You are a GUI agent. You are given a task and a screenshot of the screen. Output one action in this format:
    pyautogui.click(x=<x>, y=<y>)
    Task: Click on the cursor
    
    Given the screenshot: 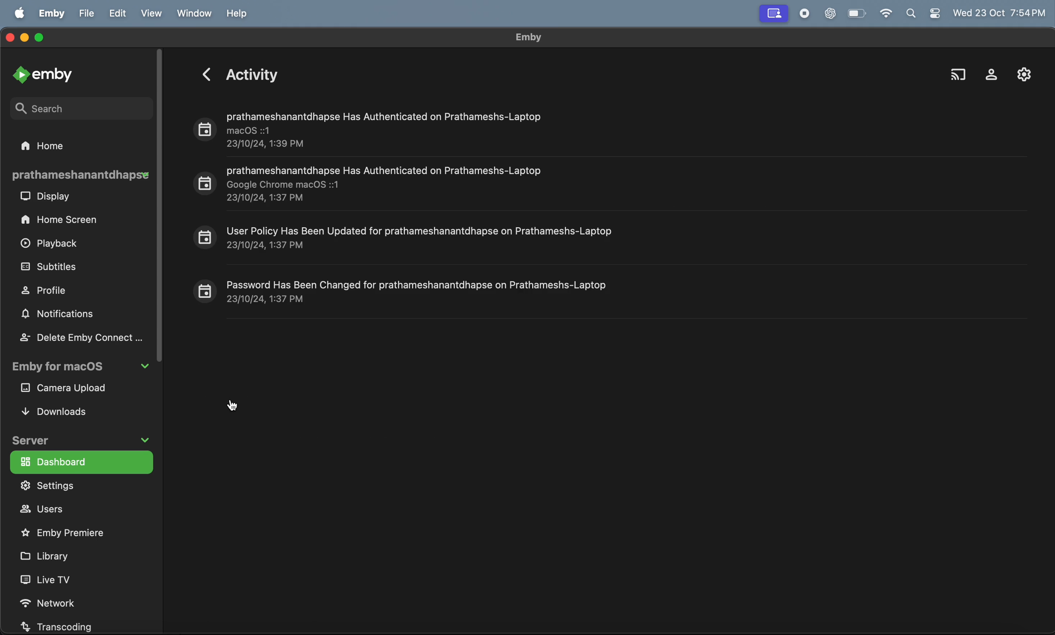 What is the action you would take?
    pyautogui.click(x=234, y=405)
    